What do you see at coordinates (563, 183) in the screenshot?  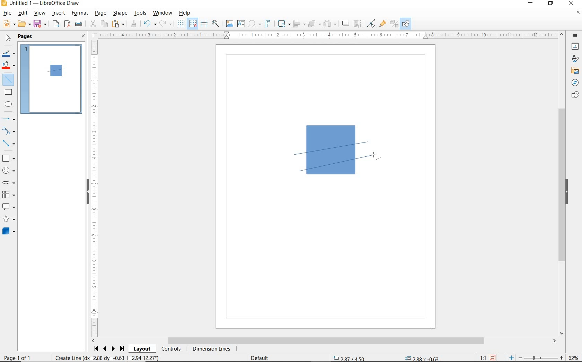 I see `SCROLLBAR` at bounding box center [563, 183].